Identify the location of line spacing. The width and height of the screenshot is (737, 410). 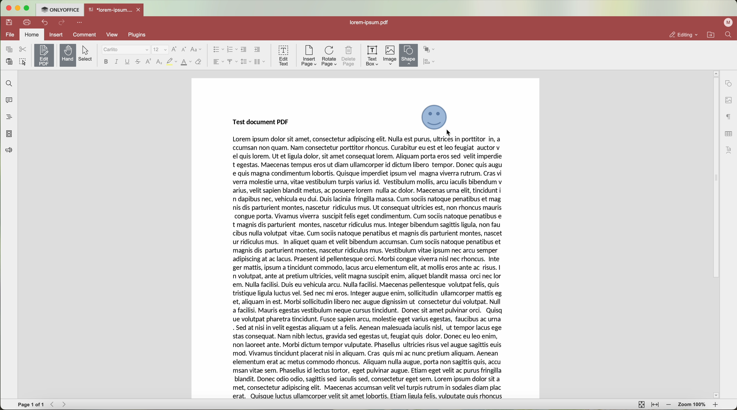
(245, 62).